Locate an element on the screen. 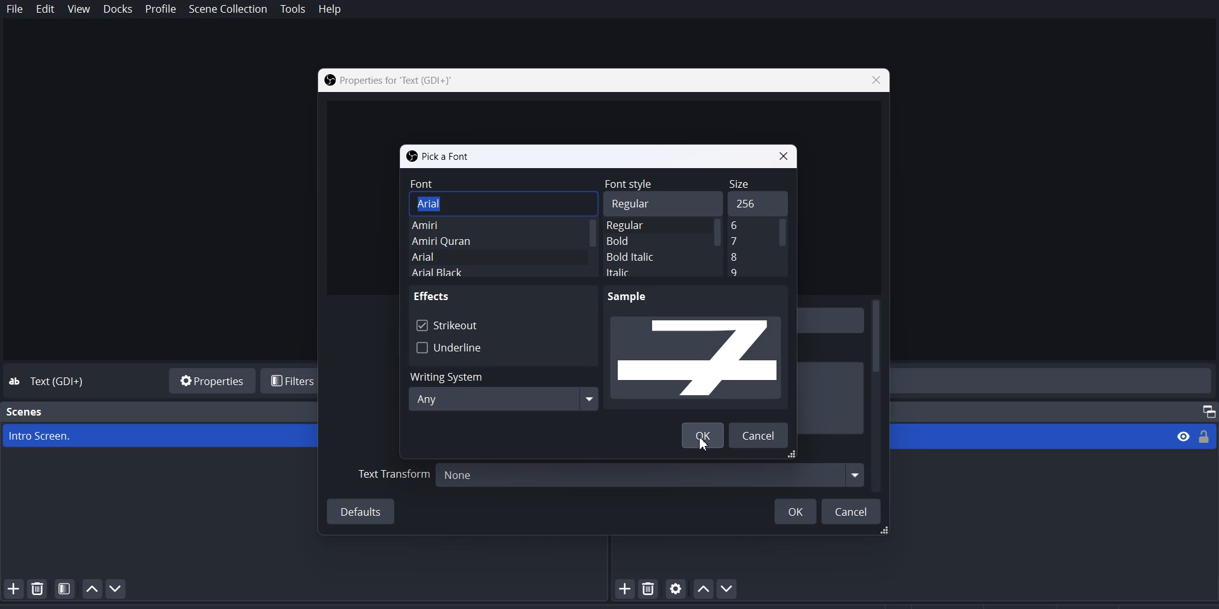 The width and height of the screenshot is (1219, 609). Cursor is located at coordinates (706, 443).